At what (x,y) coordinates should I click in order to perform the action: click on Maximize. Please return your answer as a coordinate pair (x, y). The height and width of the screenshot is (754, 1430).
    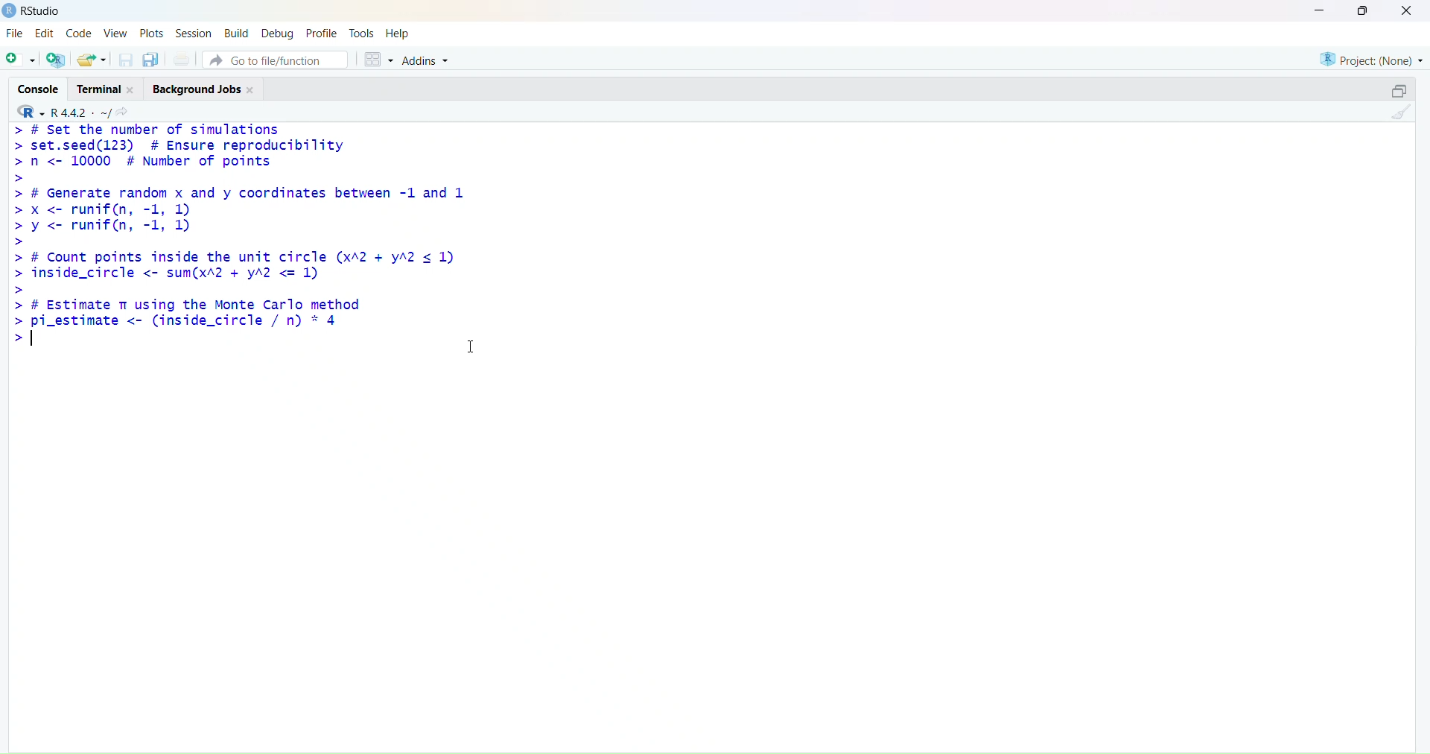
    Looking at the image, I should click on (1401, 90).